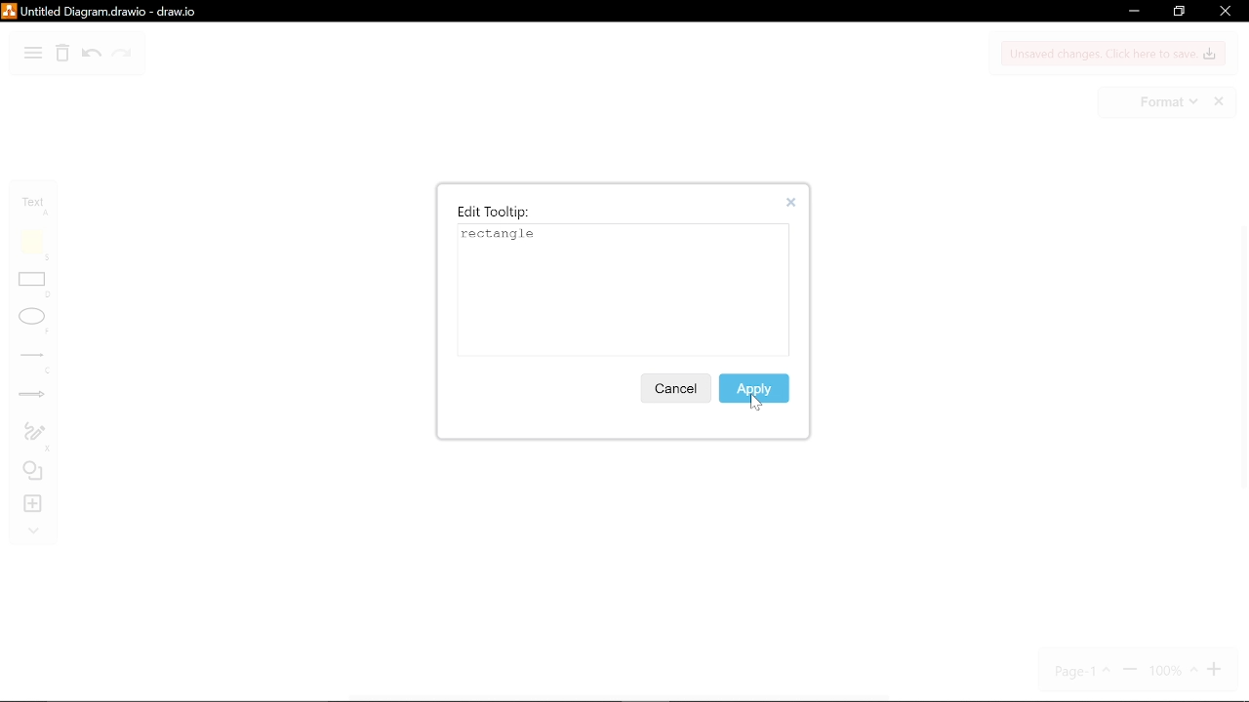 The image size is (1249, 702). Describe the element at coordinates (796, 203) in the screenshot. I see `Close` at that location.